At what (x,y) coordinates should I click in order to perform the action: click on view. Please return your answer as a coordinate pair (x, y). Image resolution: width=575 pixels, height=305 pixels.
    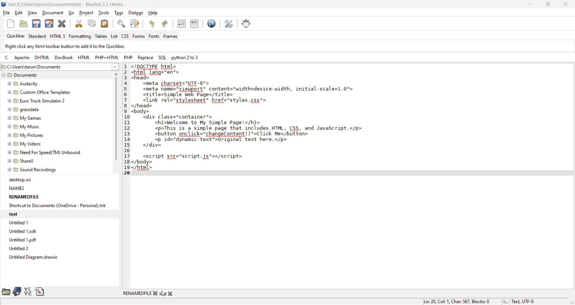
    Looking at the image, I should click on (34, 12).